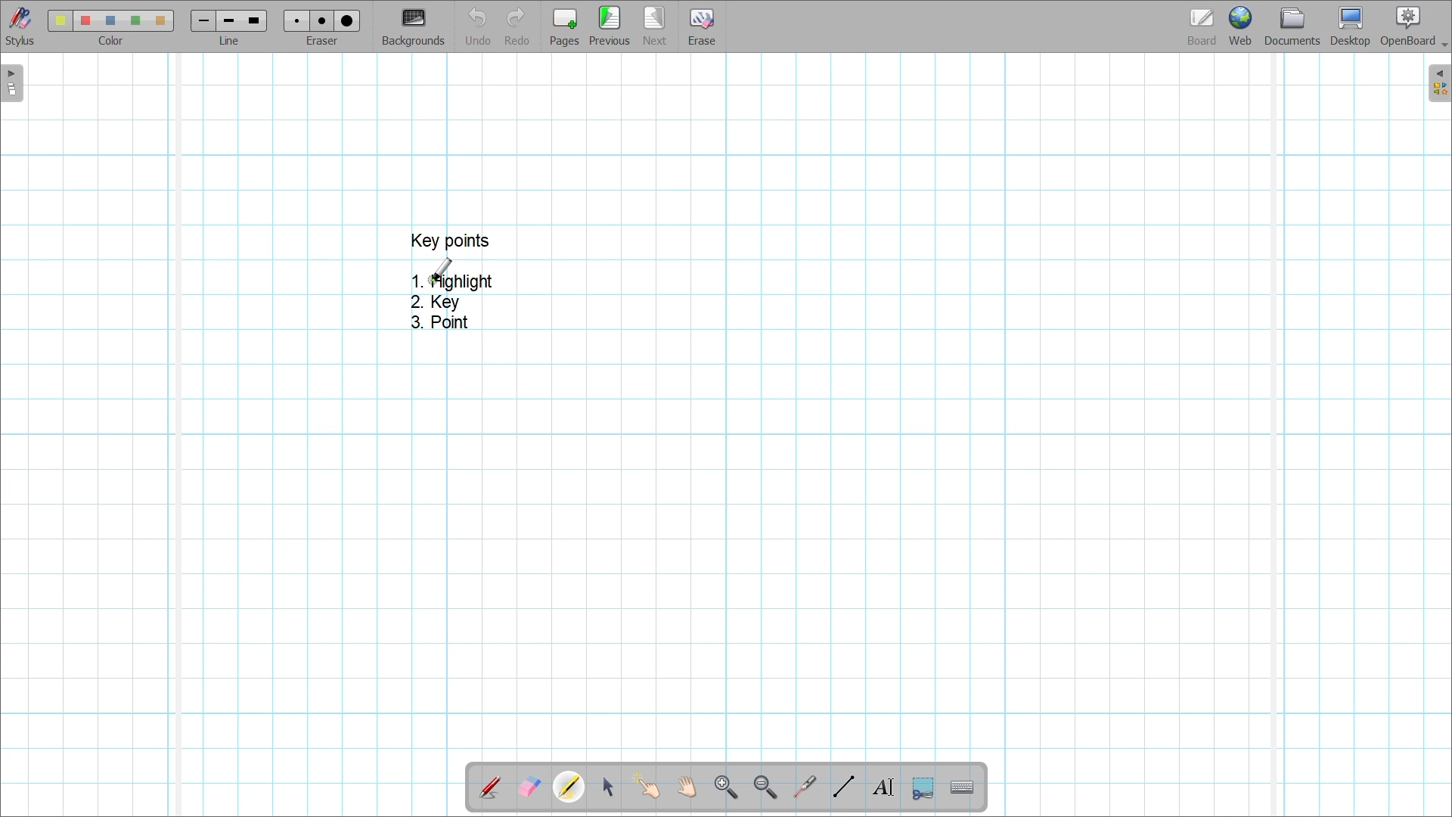  I want to click on color 2, so click(85, 21).